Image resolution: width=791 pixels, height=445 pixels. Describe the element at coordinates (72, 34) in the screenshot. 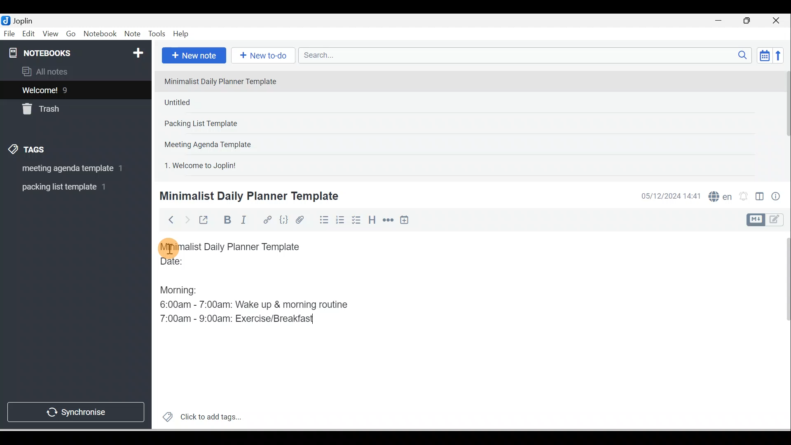

I see `Go` at that location.